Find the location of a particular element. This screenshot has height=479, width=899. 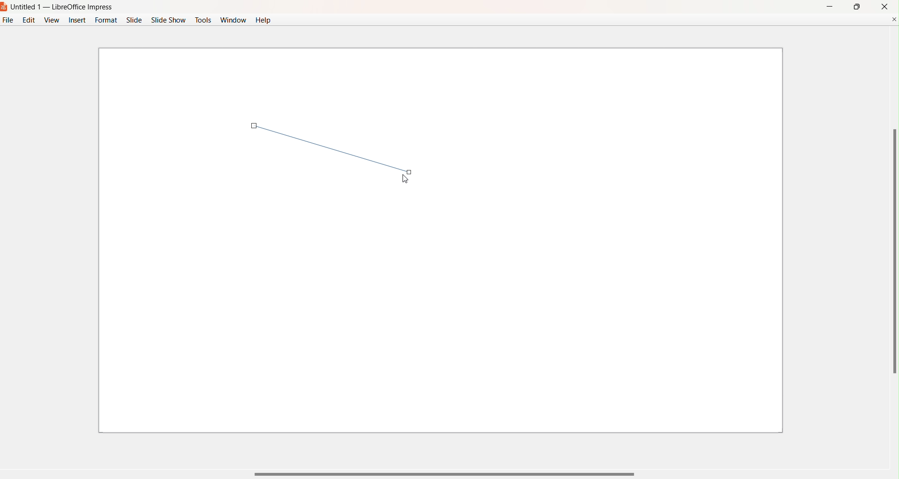

Logo is located at coordinates (5, 8).